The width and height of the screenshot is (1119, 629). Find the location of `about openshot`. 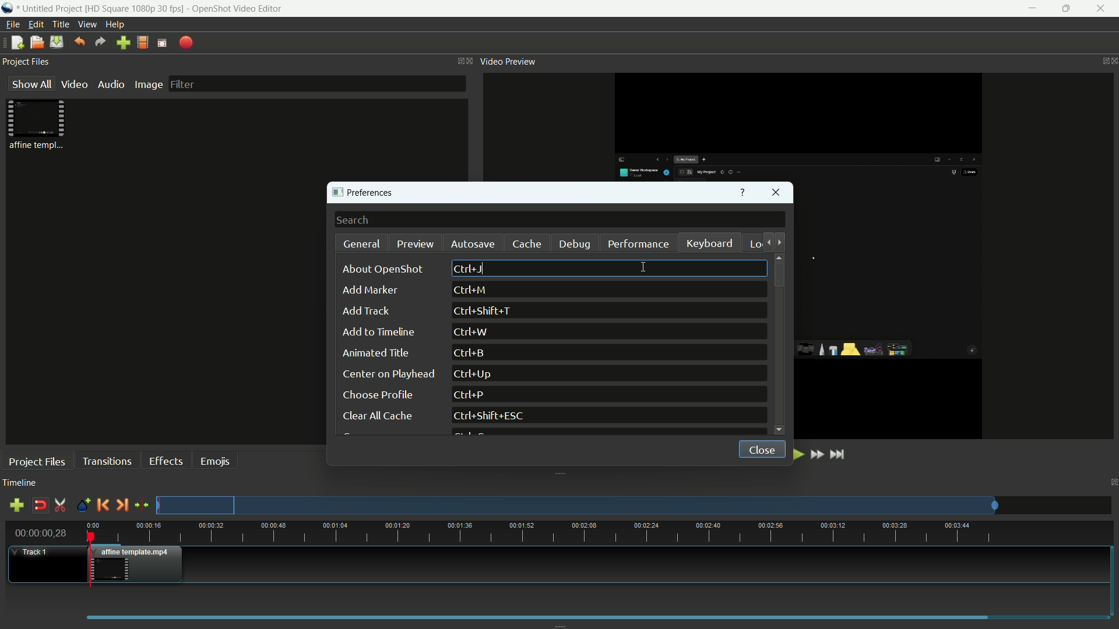

about openshot is located at coordinates (386, 269).